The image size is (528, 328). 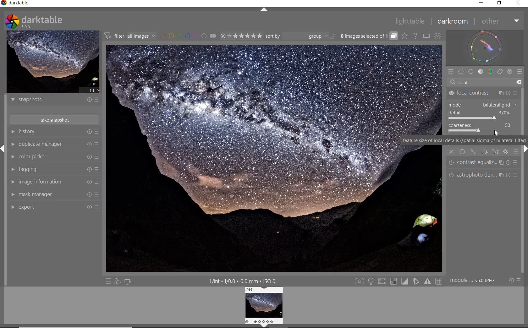 I want to click on COLOR PICKER, so click(x=12, y=156).